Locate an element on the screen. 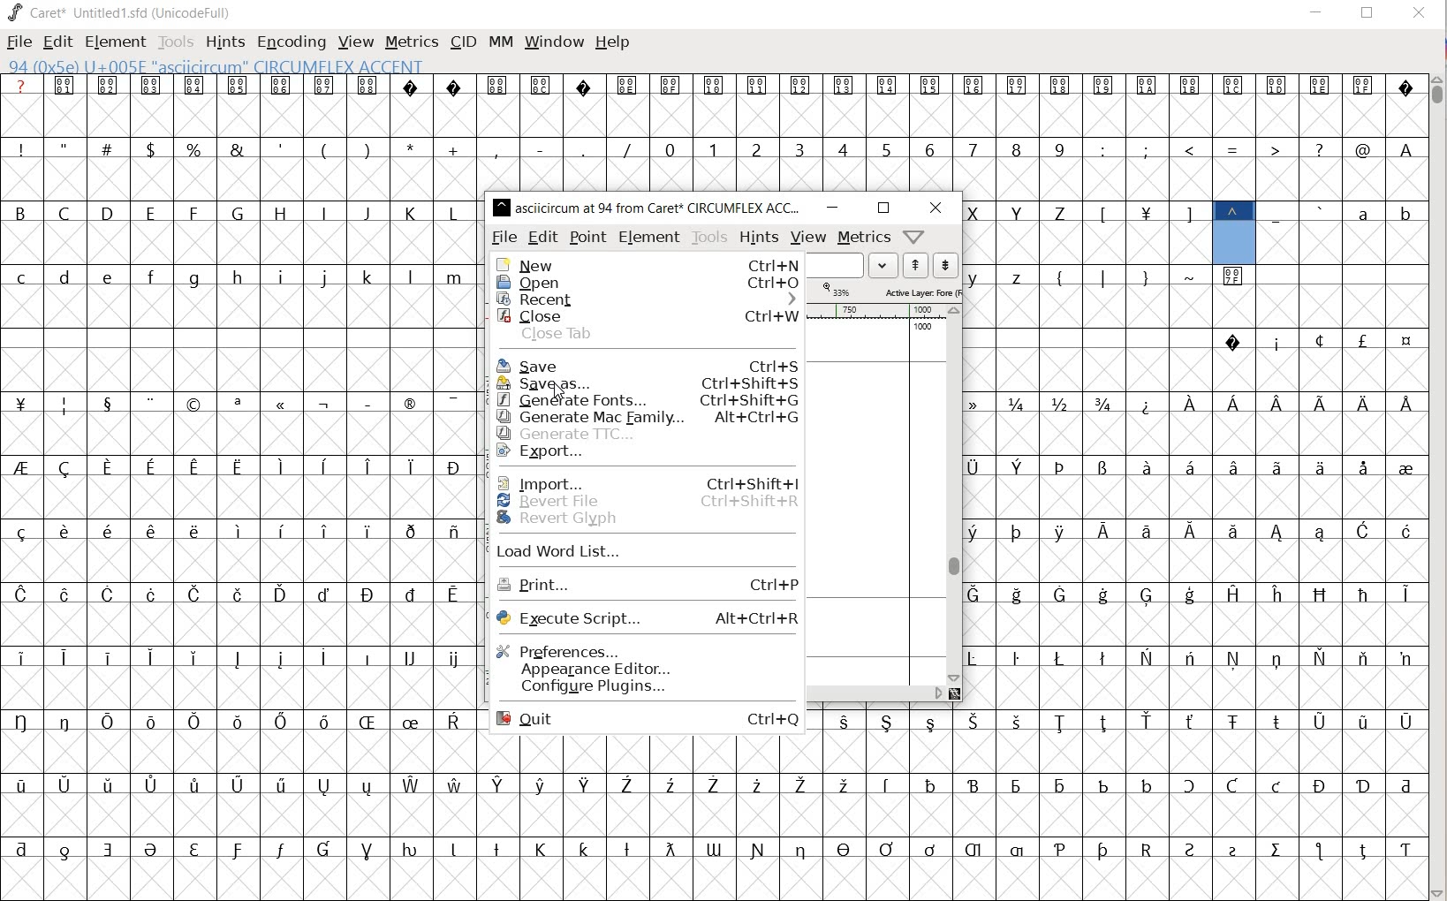 This screenshot has width=1447, height=901. view is located at coordinates (808, 238).